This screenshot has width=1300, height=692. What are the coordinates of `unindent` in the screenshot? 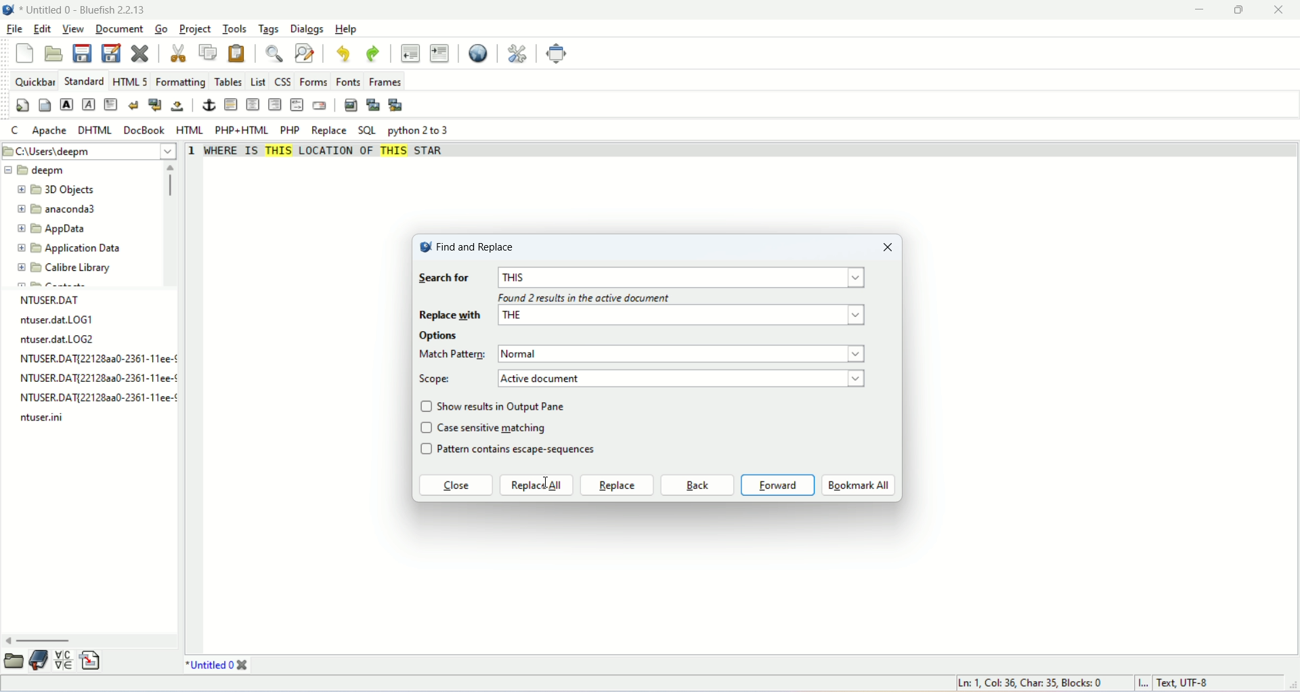 It's located at (410, 53).